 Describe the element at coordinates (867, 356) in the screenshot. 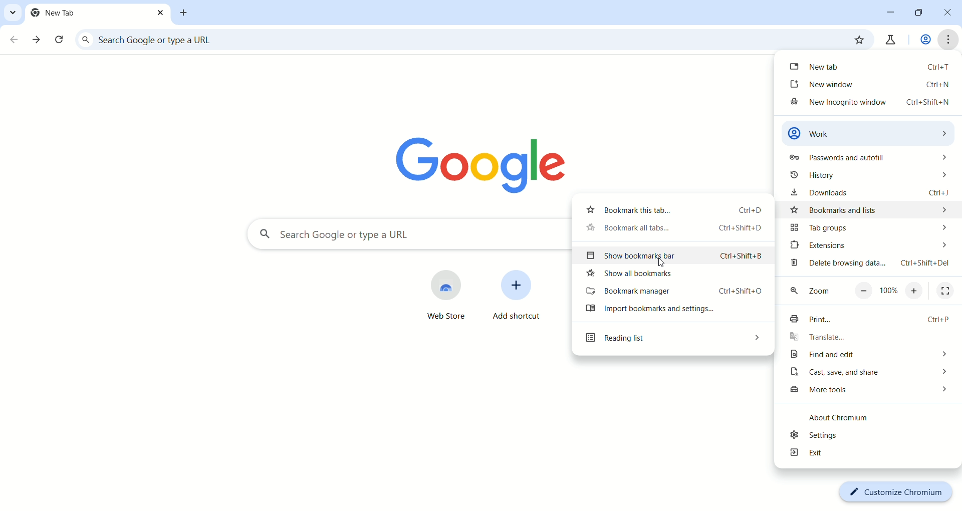

I see `find and edit` at that location.